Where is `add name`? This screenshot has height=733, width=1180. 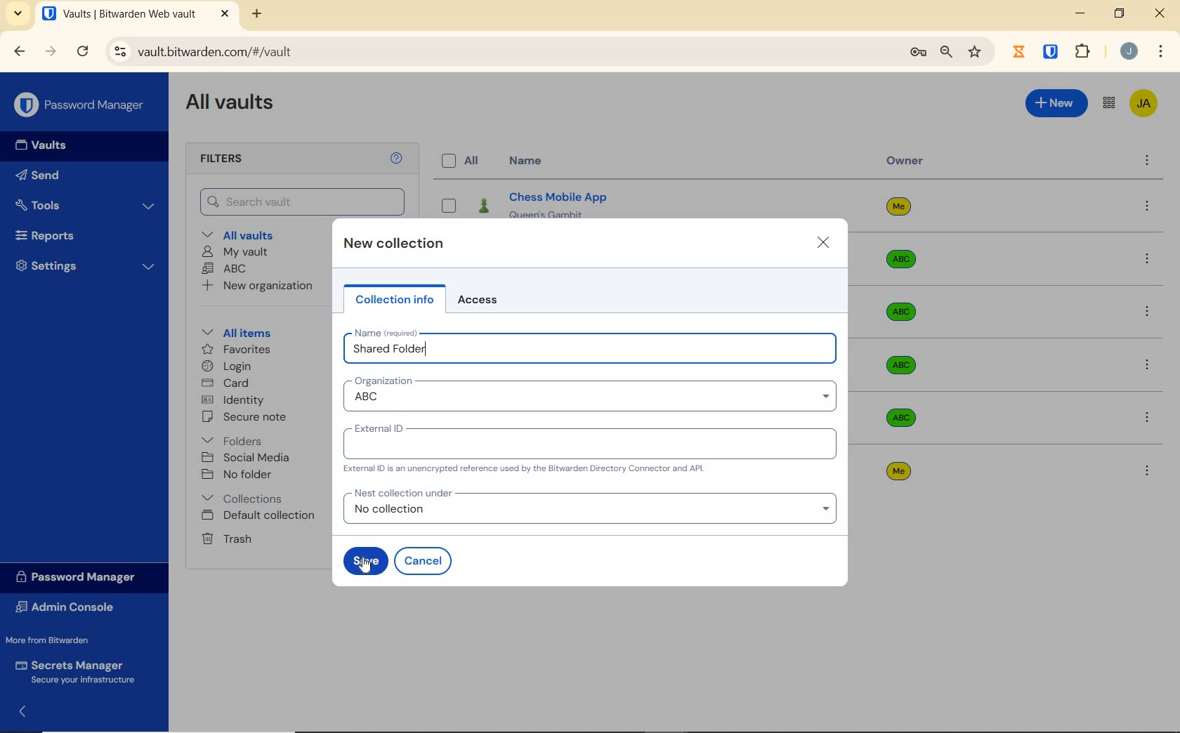
add name is located at coordinates (589, 352).